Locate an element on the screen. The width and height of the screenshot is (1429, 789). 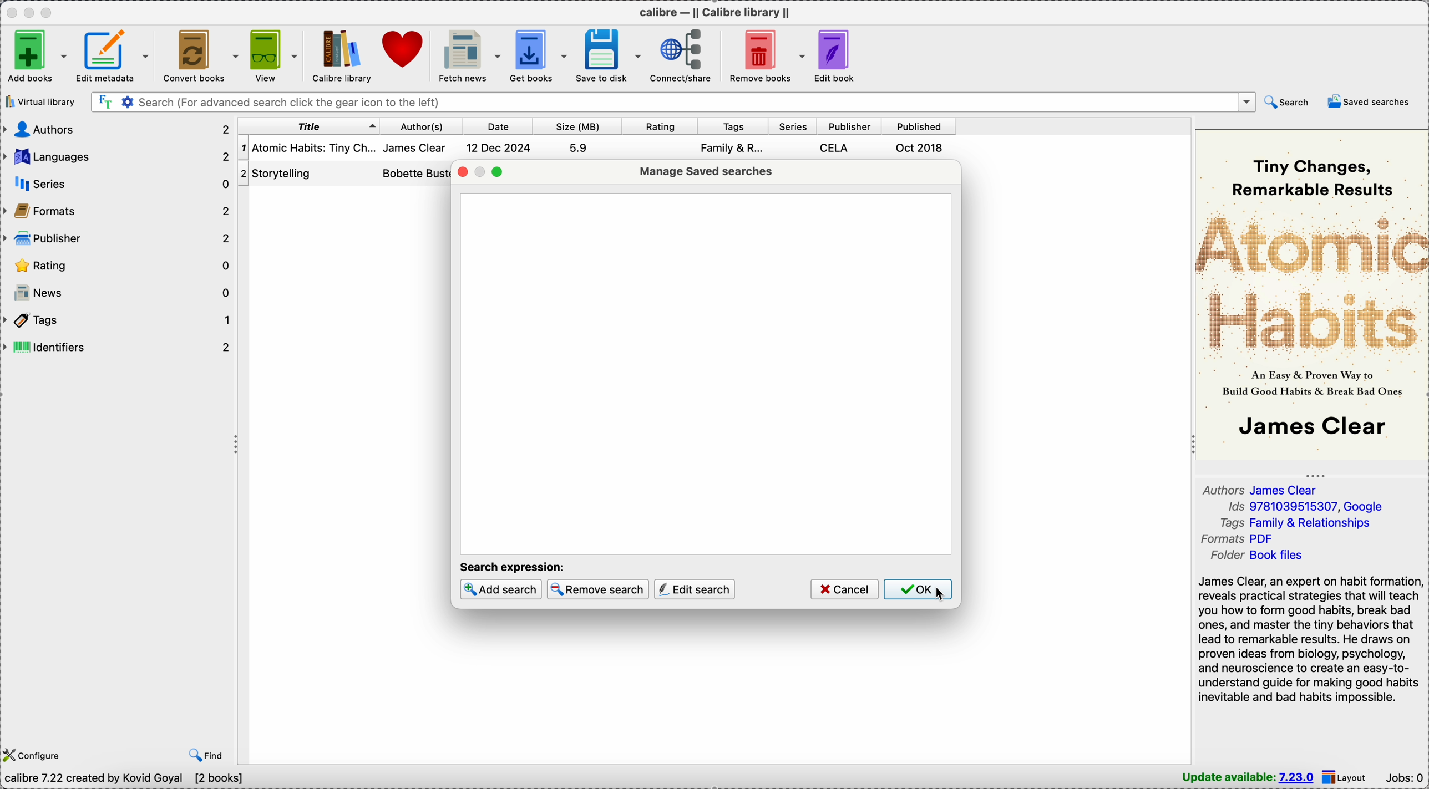
update available is located at coordinates (1249, 777).